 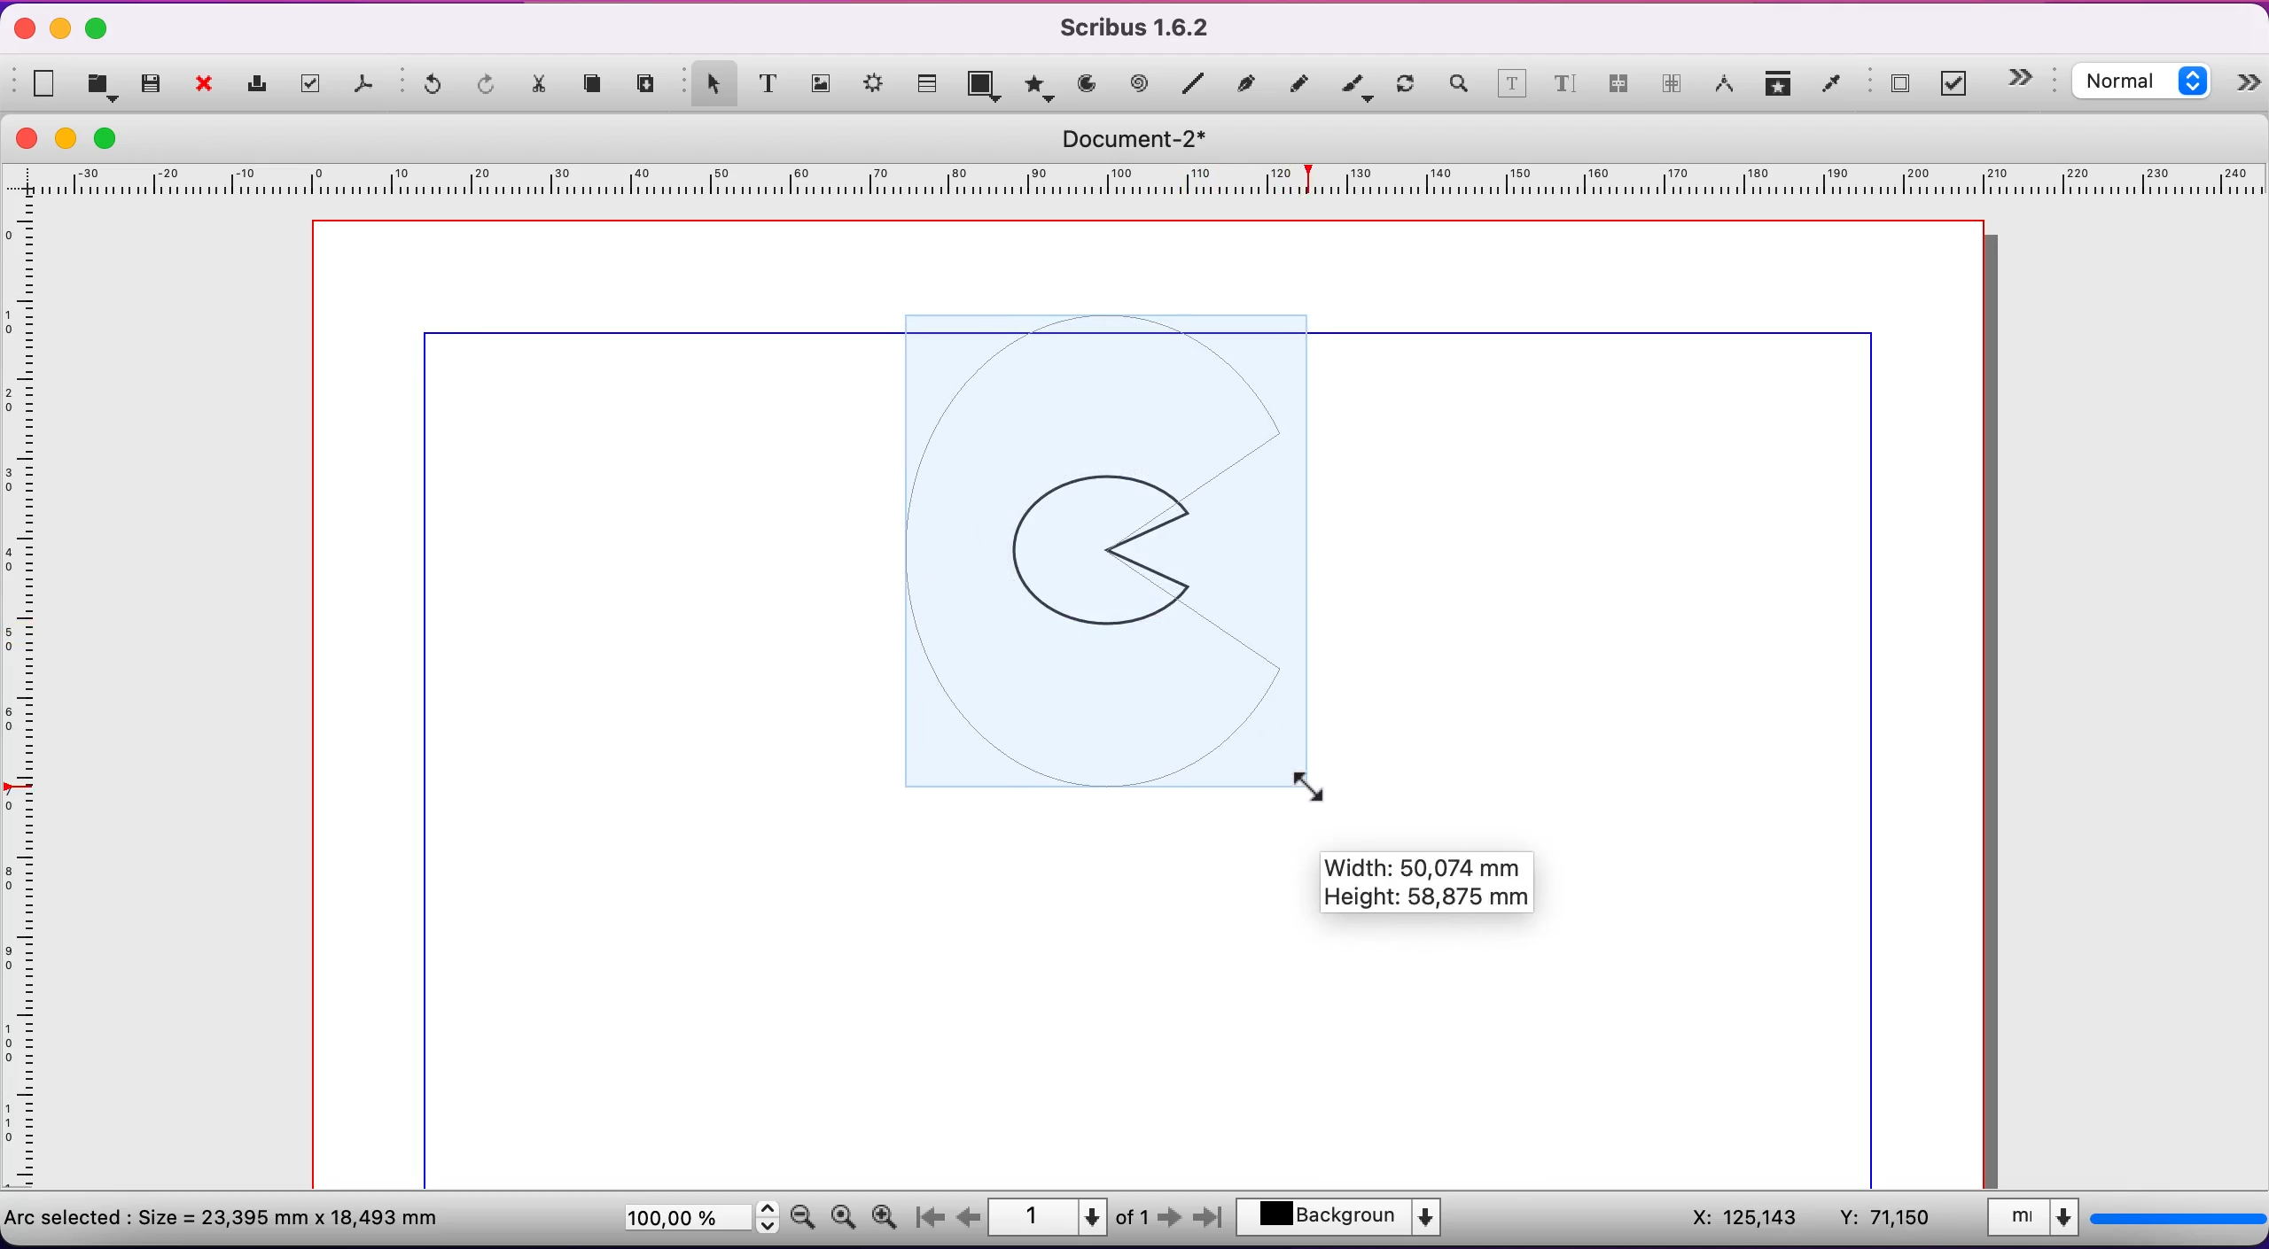 I want to click on coordinates, so click(x=1808, y=1219).